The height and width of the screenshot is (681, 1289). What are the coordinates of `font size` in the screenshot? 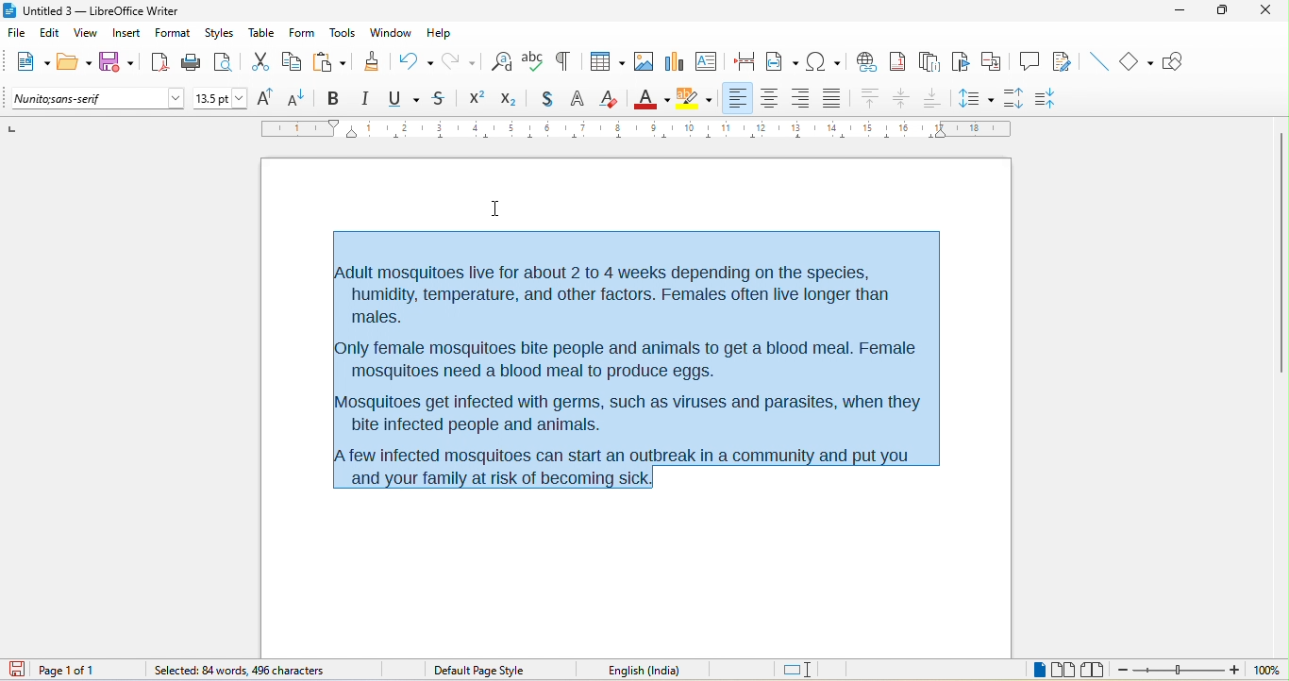 It's located at (221, 99).